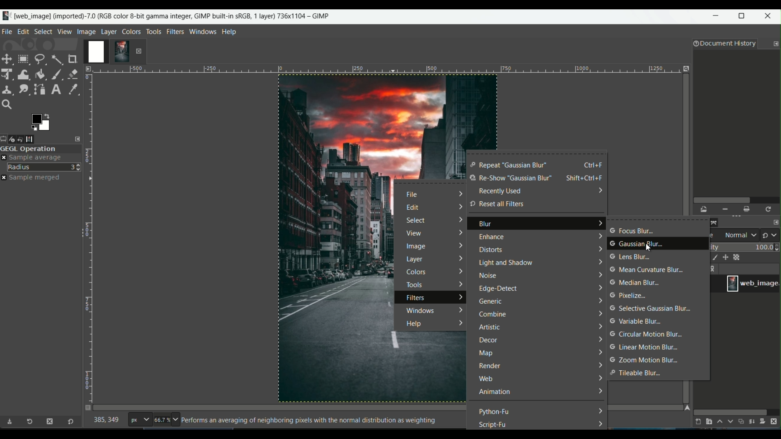 This screenshot has width=781, height=439. I want to click on image ratio, so click(166, 421).